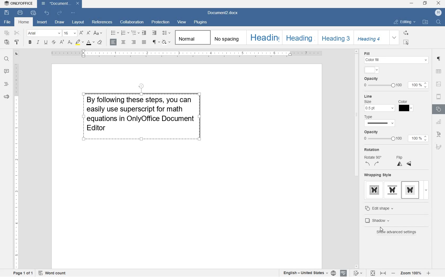 The image size is (445, 277). I want to click on minimize, so click(411, 3).